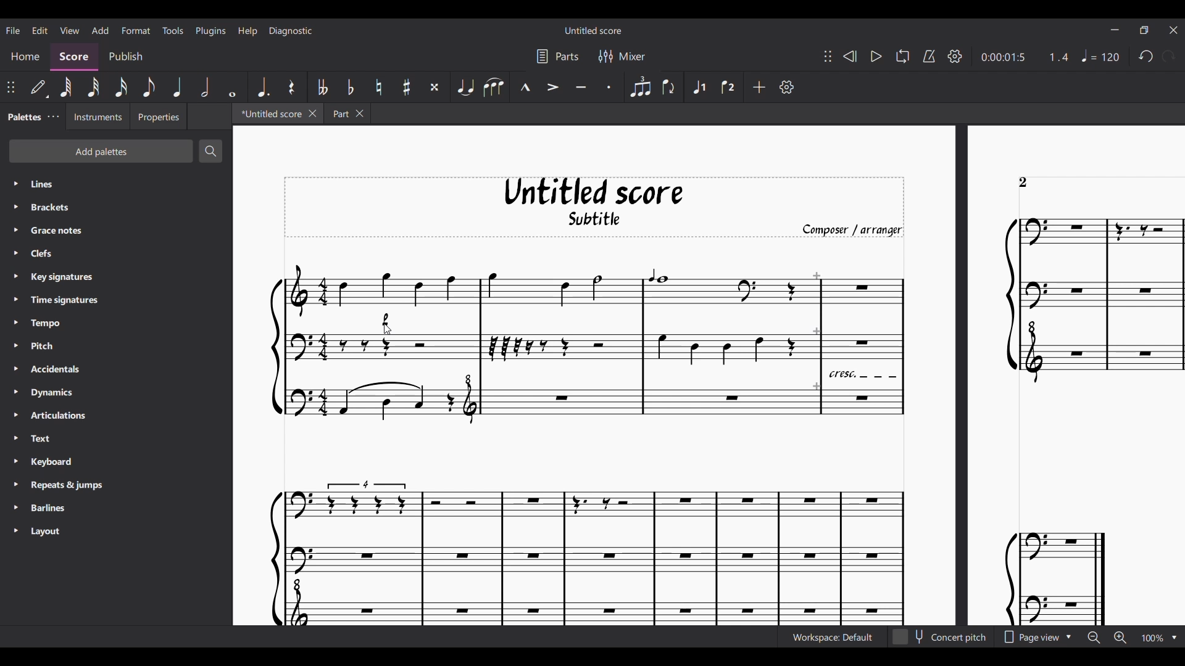 The width and height of the screenshot is (1185, 666). Describe the element at coordinates (759, 87) in the screenshot. I see `Add` at that location.